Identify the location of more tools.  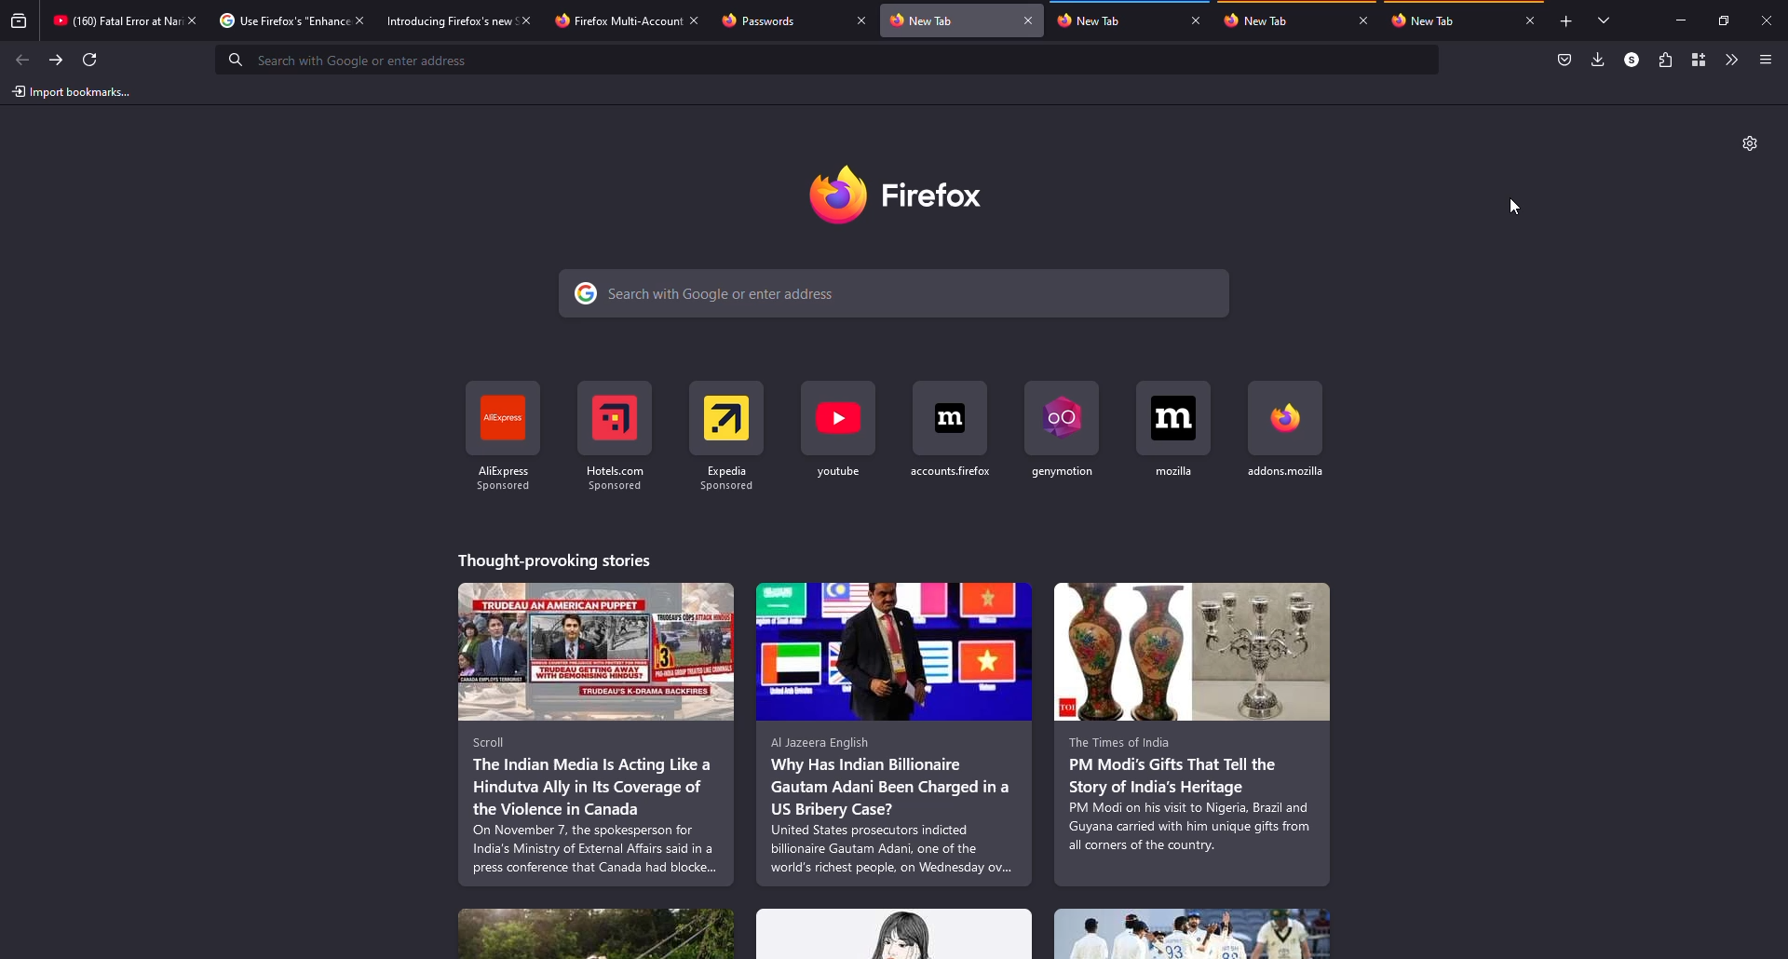
(1729, 59).